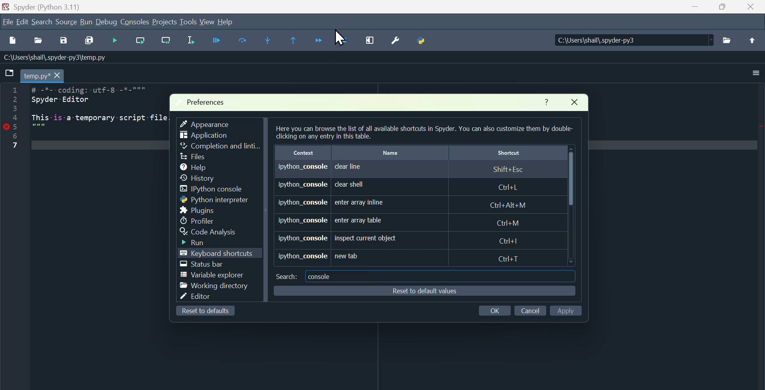 The image size is (765, 390). What do you see at coordinates (692, 10) in the screenshot?
I see `minimise` at bounding box center [692, 10].